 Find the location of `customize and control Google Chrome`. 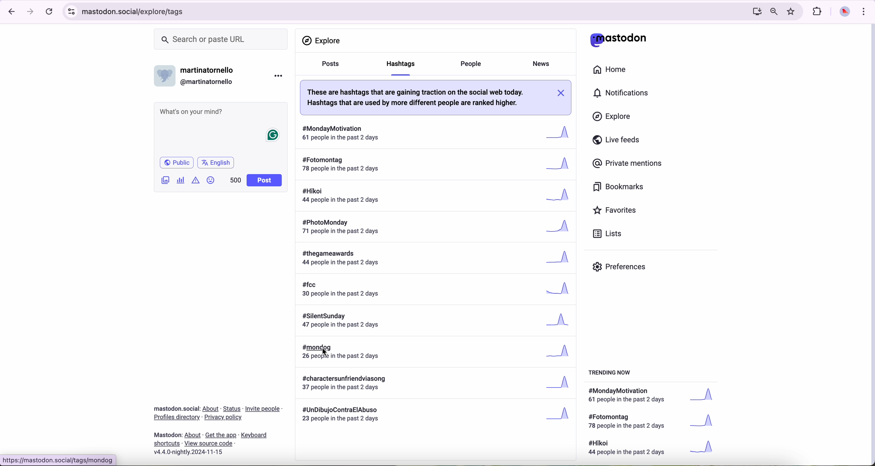

customize and control Google Chrome is located at coordinates (866, 12).